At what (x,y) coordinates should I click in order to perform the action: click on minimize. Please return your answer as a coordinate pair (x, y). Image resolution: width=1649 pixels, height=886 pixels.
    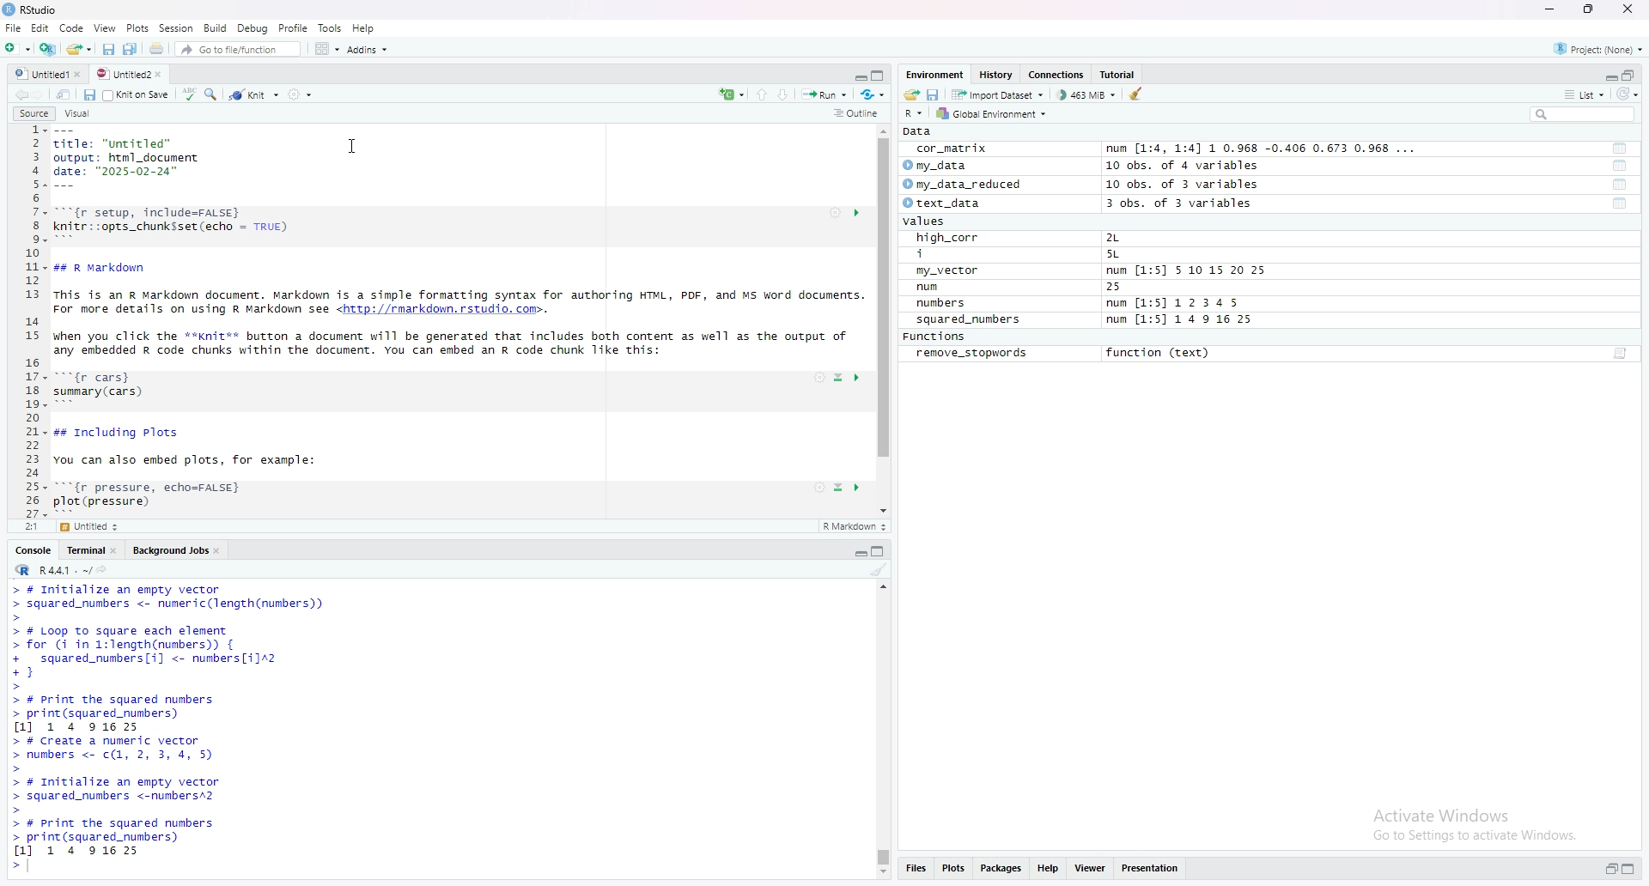
    Looking at the image, I should click on (1548, 9).